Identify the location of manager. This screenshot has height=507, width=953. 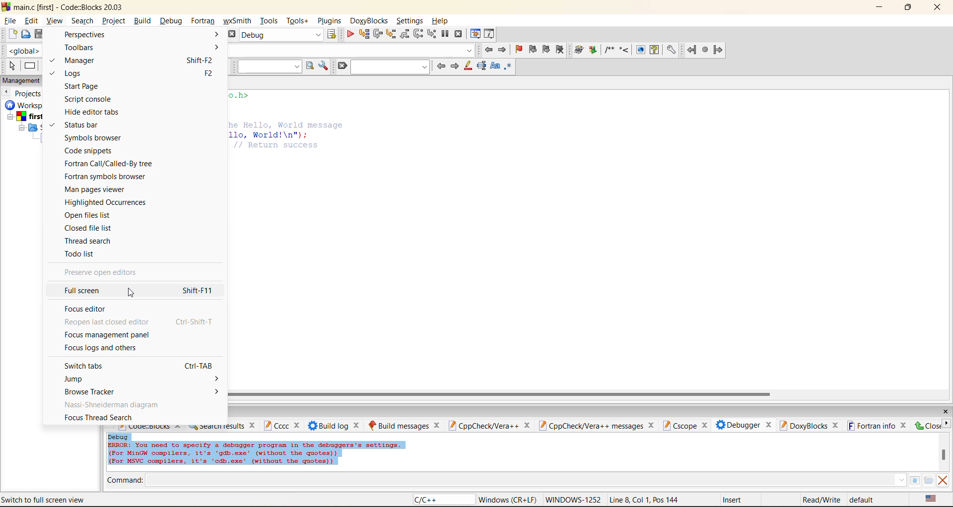
(138, 61).